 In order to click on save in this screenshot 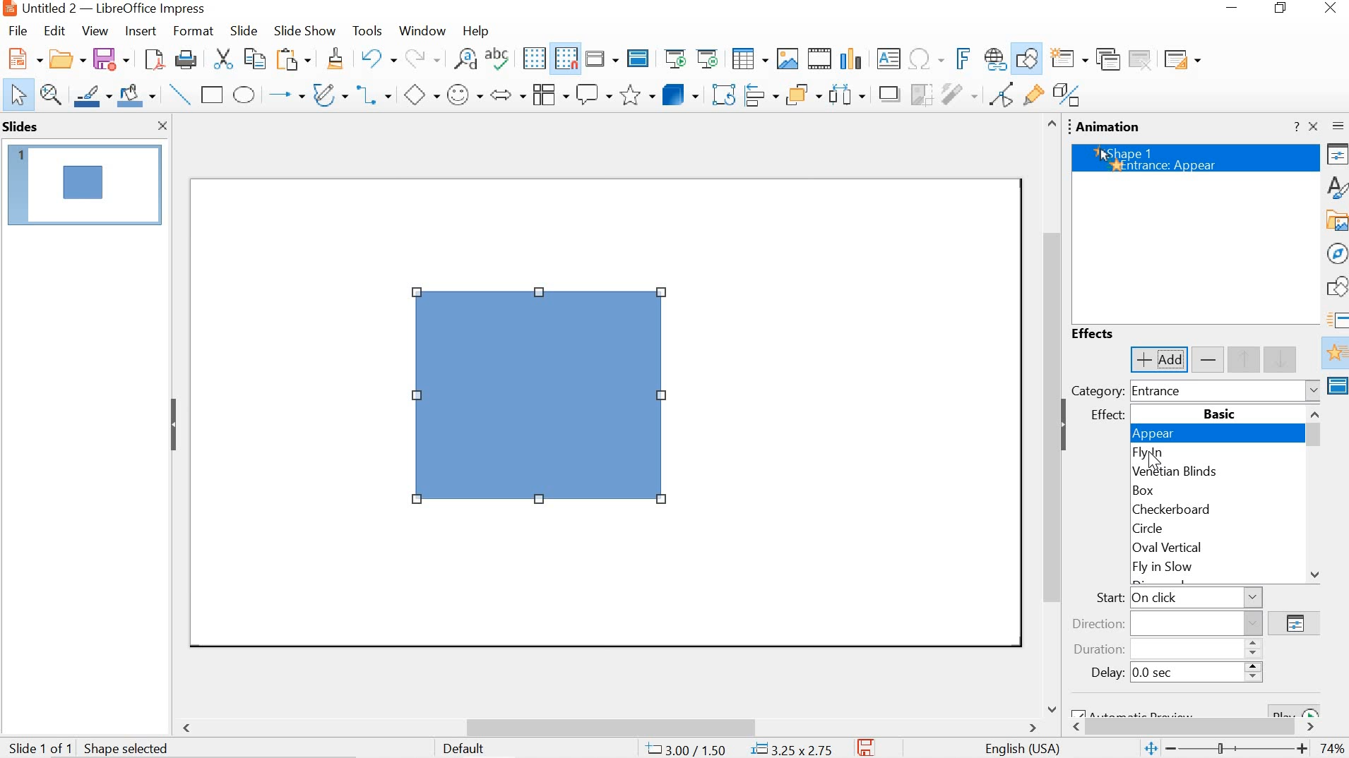, I will do `click(867, 747)`.